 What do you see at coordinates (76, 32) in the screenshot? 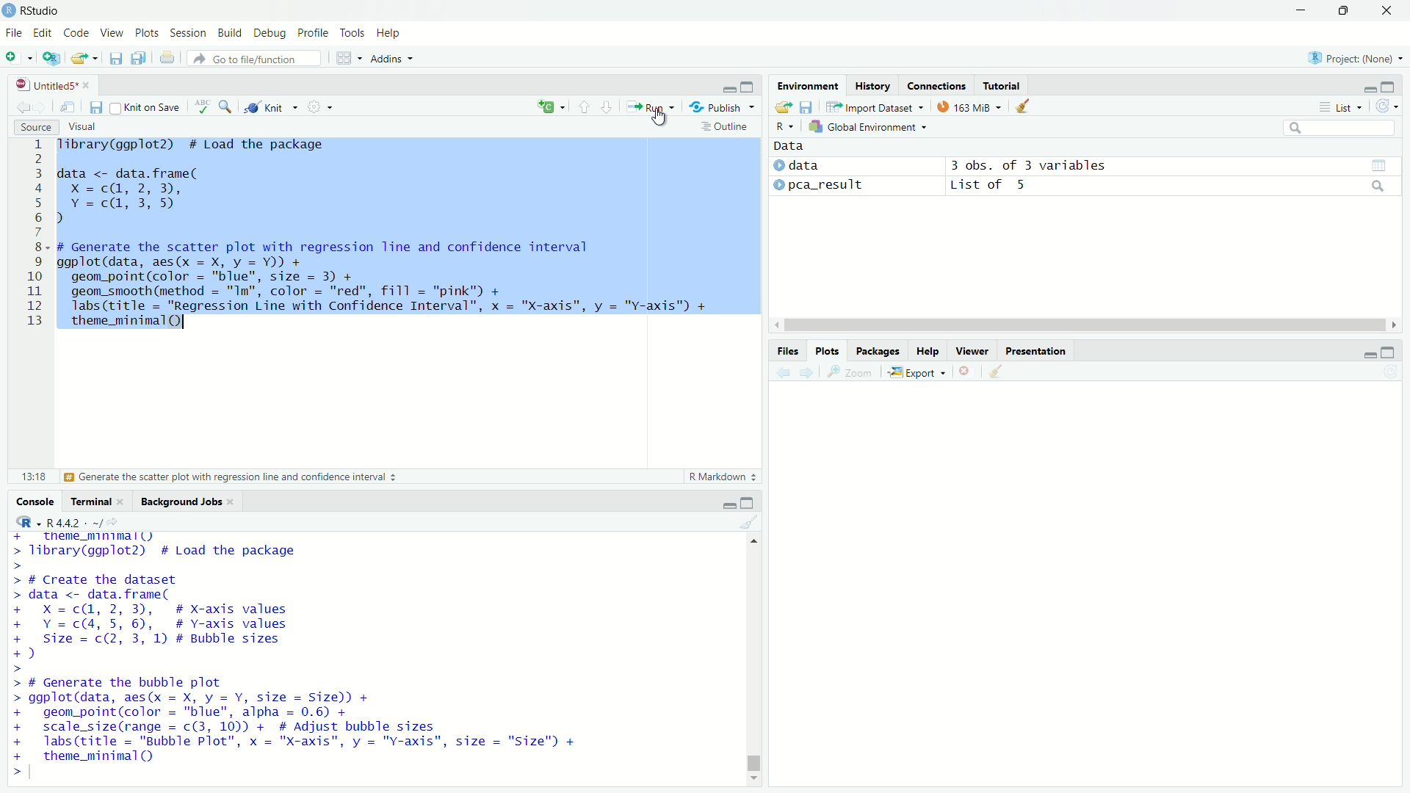
I see `Code` at bounding box center [76, 32].